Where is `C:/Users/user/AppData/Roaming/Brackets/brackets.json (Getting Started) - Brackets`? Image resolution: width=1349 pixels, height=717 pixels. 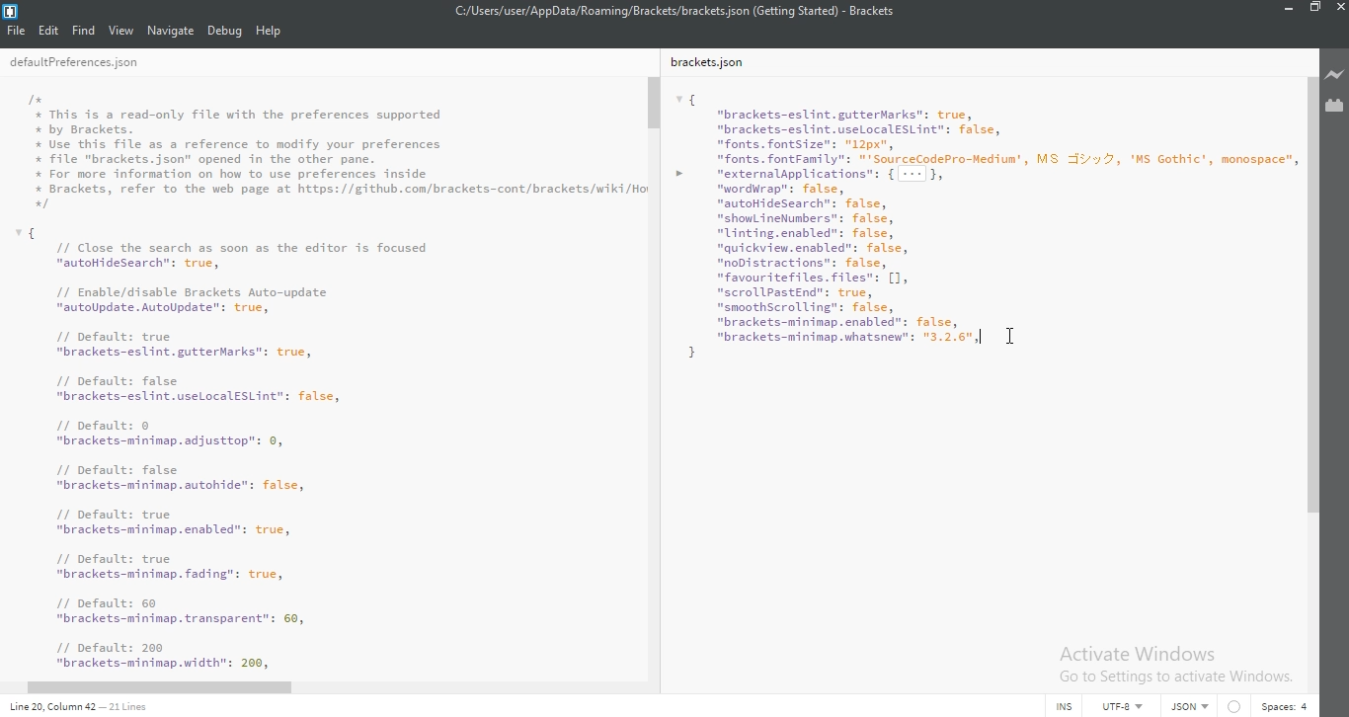 C:/Users/user/AppData/Roaming/Brackets/brackets.json (Getting Started) - Brackets is located at coordinates (678, 10).